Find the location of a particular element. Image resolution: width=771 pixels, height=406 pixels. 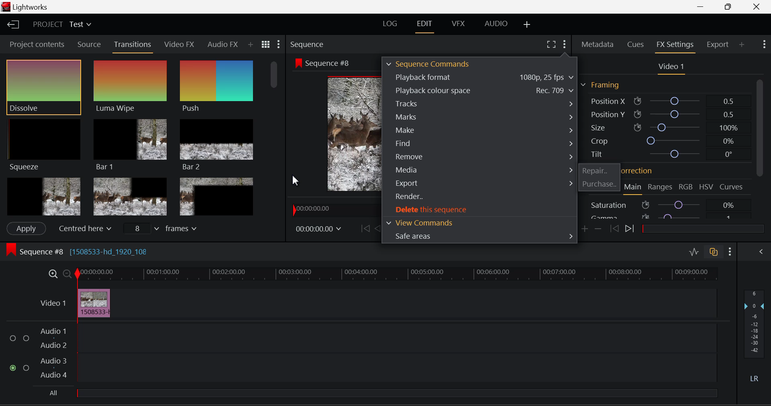

Make is located at coordinates (479, 130).